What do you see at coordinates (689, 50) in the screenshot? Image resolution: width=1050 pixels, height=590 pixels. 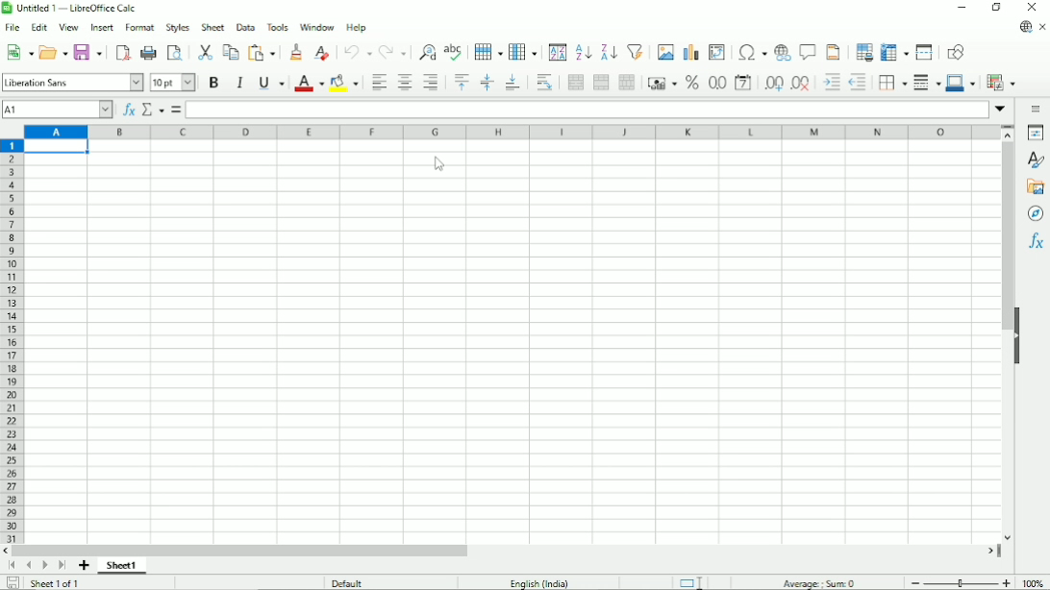 I see `Insert chart` at bounding box center [689, 50].